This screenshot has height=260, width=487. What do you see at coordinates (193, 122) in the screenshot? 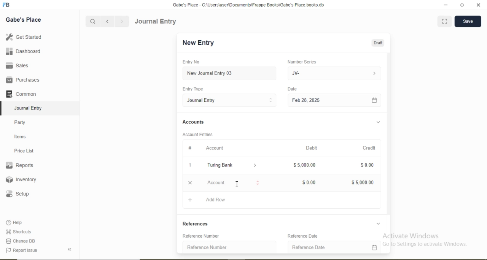
I see `Accounts` at bounding box center [193, 122].